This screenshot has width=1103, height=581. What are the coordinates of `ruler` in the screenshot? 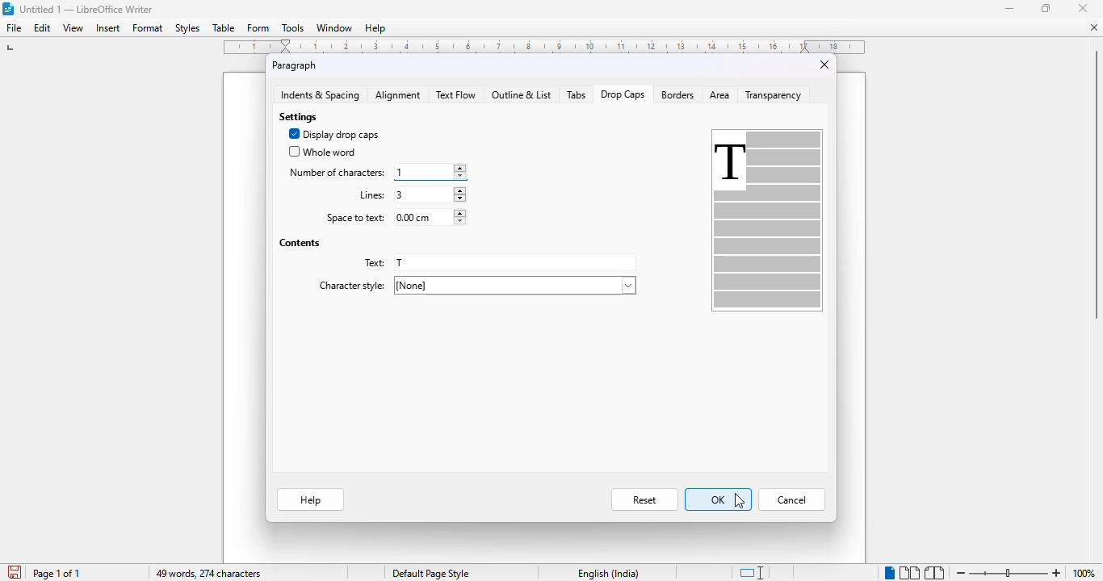 It's located at (545, 48).